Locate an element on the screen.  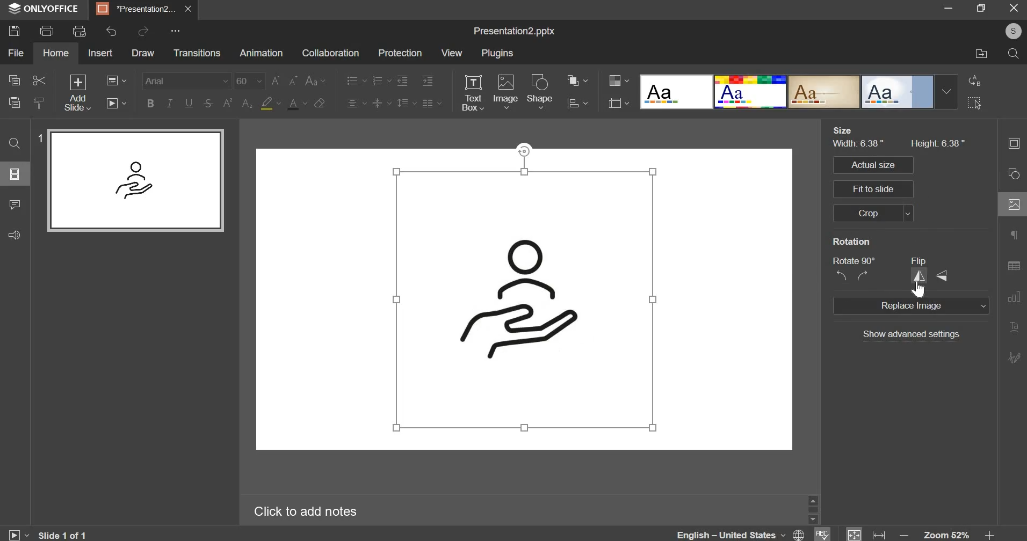
slide settings is located at coordinates (1014, 143).